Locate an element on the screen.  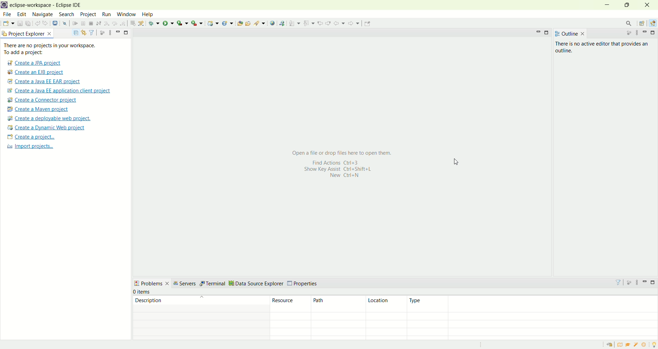
next edit location is located at coordinates (328, 23).